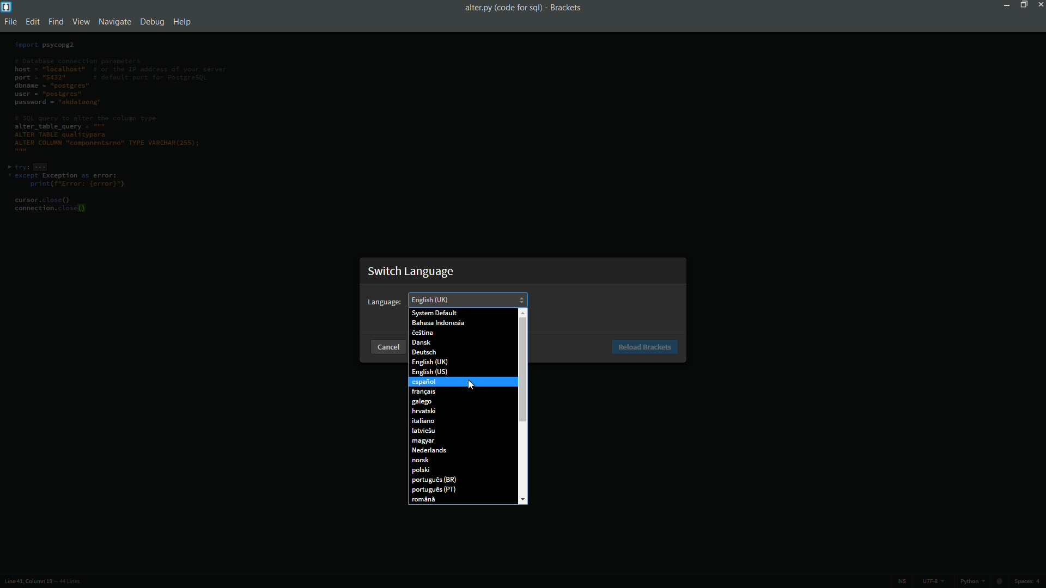 The image size is (1046, 588). What do you see at coordinates (462, 420) in the screenshot?
I see `italiano` at bounding box center [462, 420].